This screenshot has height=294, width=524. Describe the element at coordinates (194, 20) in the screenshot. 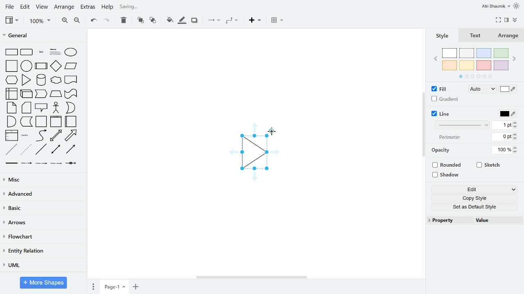

I see `shadow` at that location.